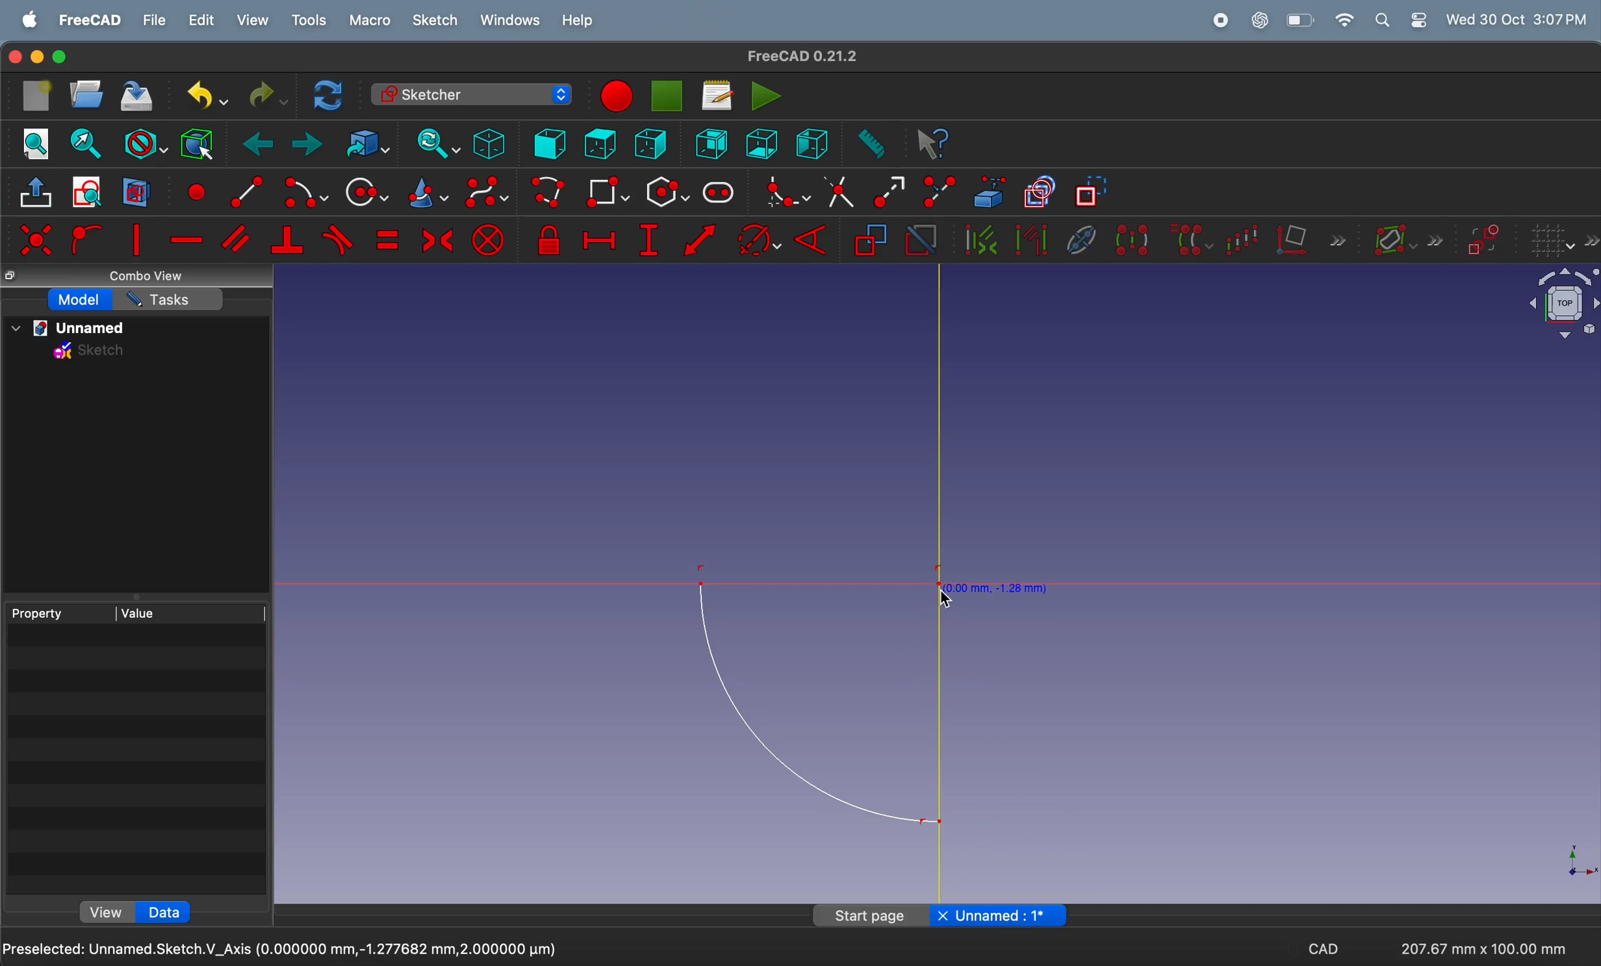 Image resolution: width=1601 pixels, height=966 pixels. Describe the element at coordinates (1011, 917) in the screenshot. I see `Unnamed` at that location.